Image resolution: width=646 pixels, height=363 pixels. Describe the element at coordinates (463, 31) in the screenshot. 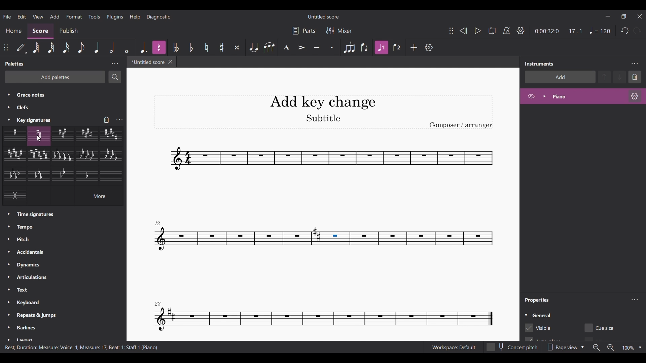

I see `Rewind` at that location.